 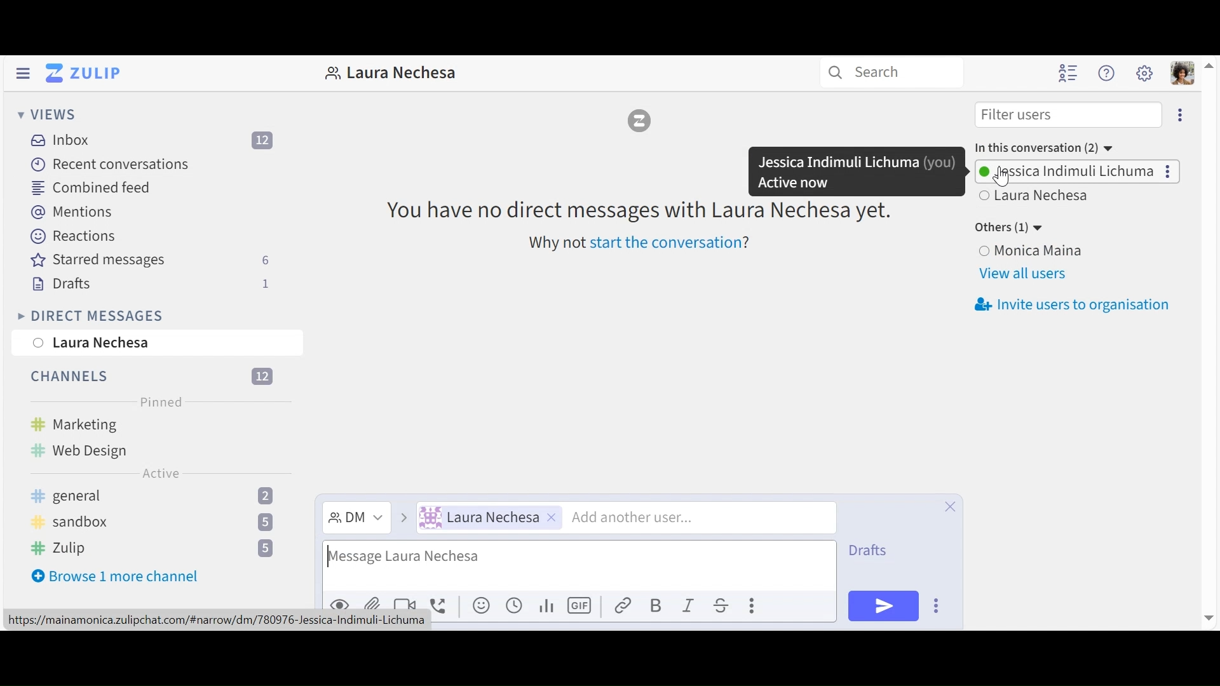 I want to click on Add Voice call, so click(x=442, y=605).